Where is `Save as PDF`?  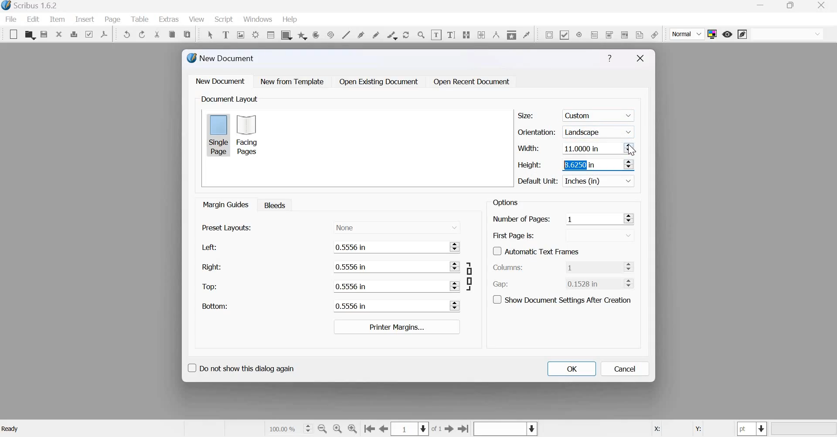
Save as PDF is located at coordinates (105, 34).